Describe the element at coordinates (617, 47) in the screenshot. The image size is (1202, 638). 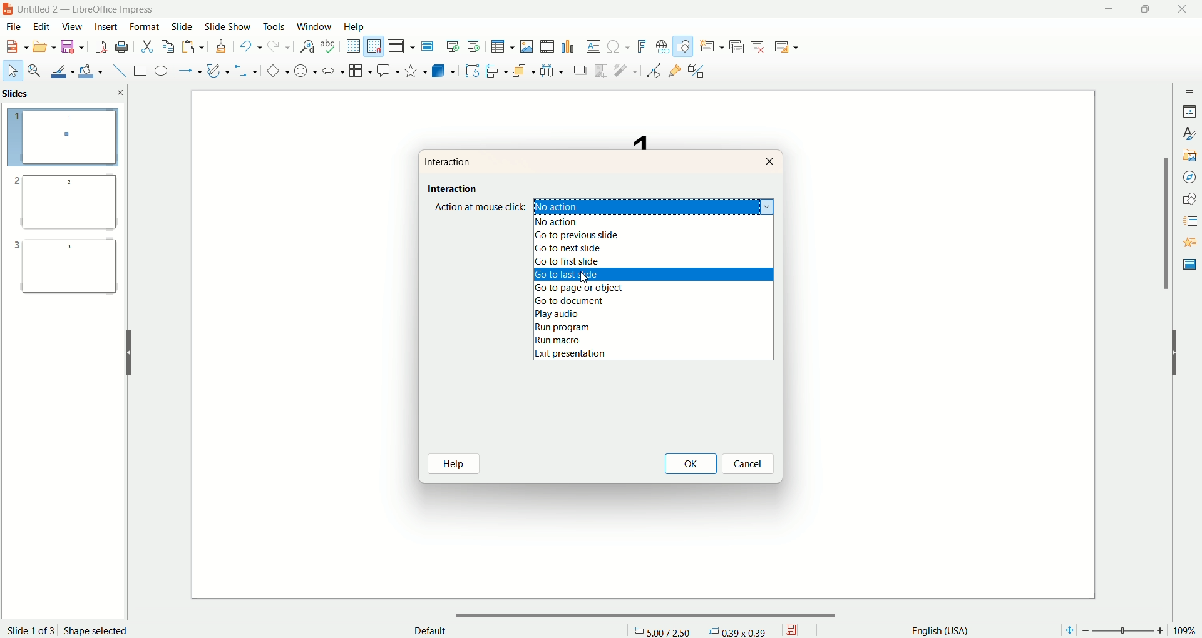
I see `special character` at that location.